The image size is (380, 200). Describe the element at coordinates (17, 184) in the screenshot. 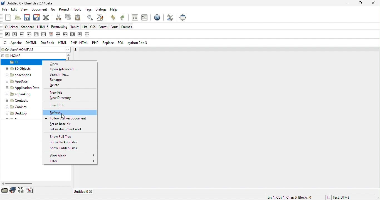

I see `horizontal scroll bar` at that location.